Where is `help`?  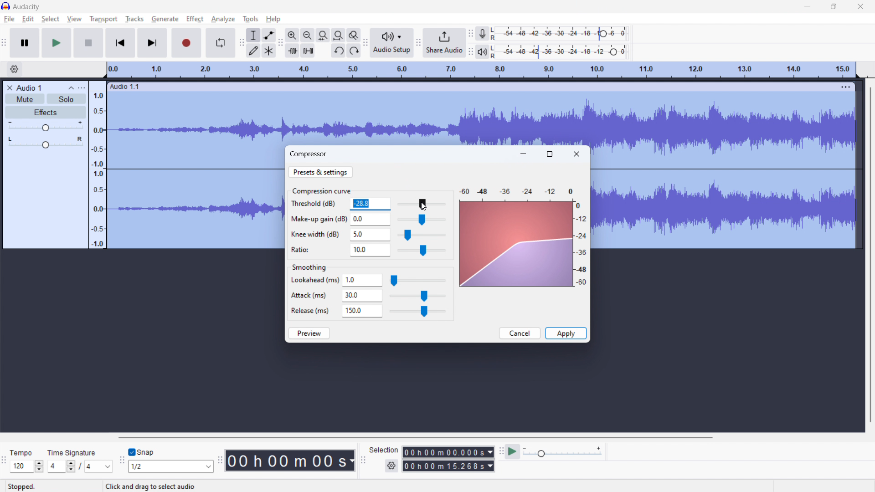
help is located at coordinates (273, 19).